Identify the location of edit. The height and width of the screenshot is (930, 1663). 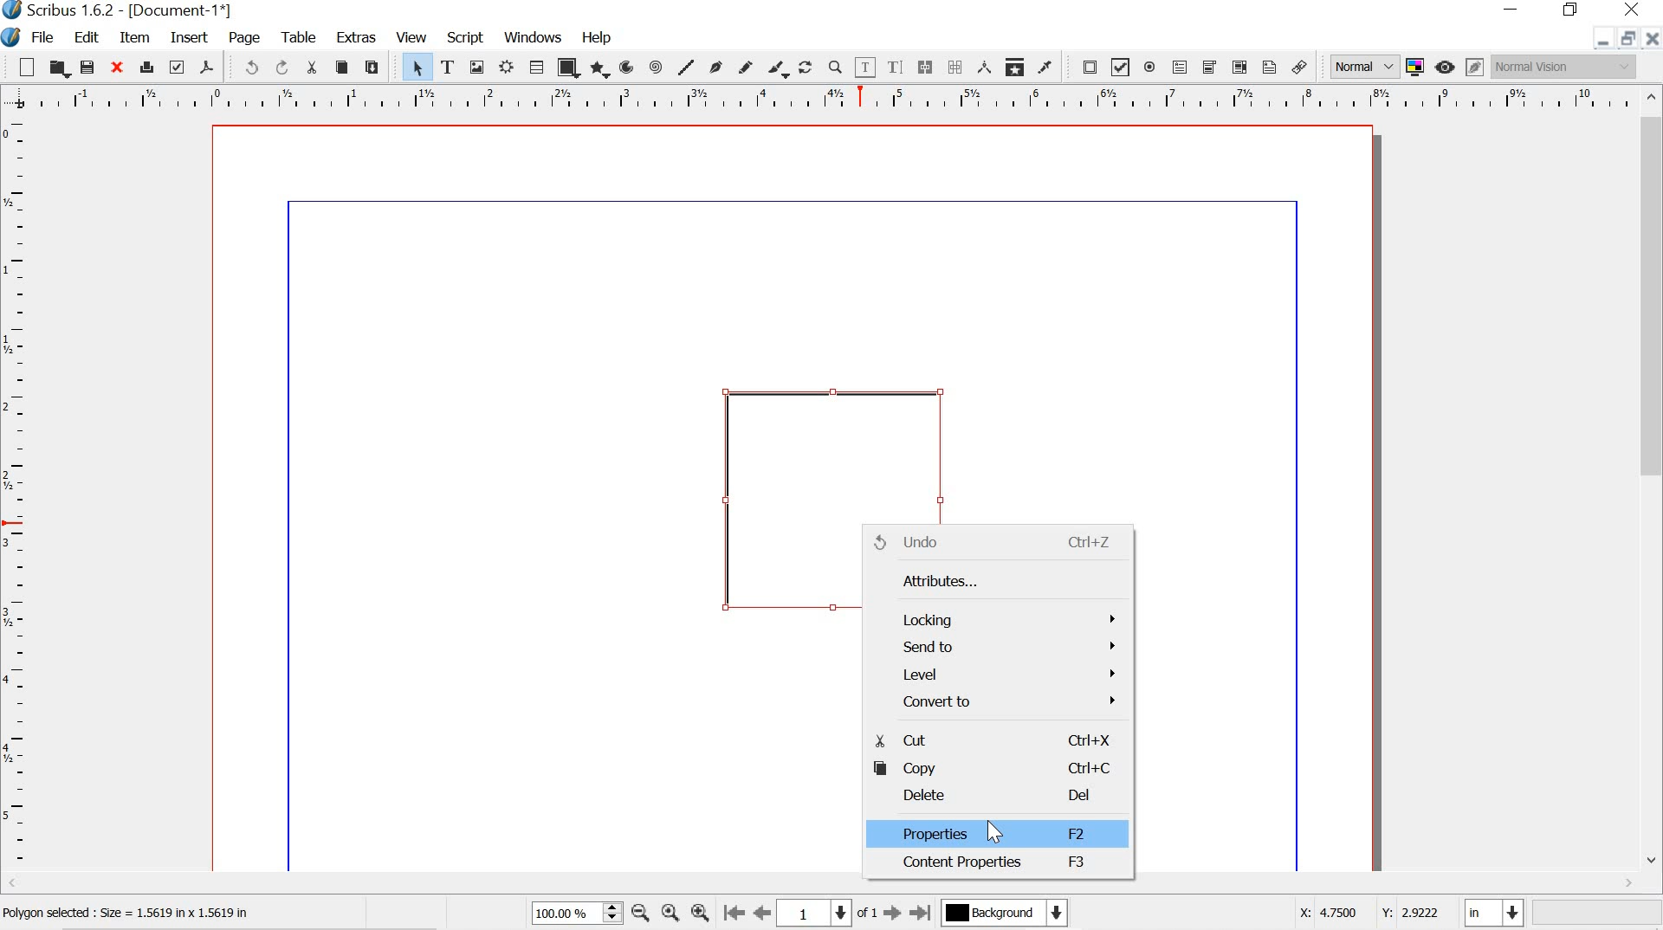
(89, 36).